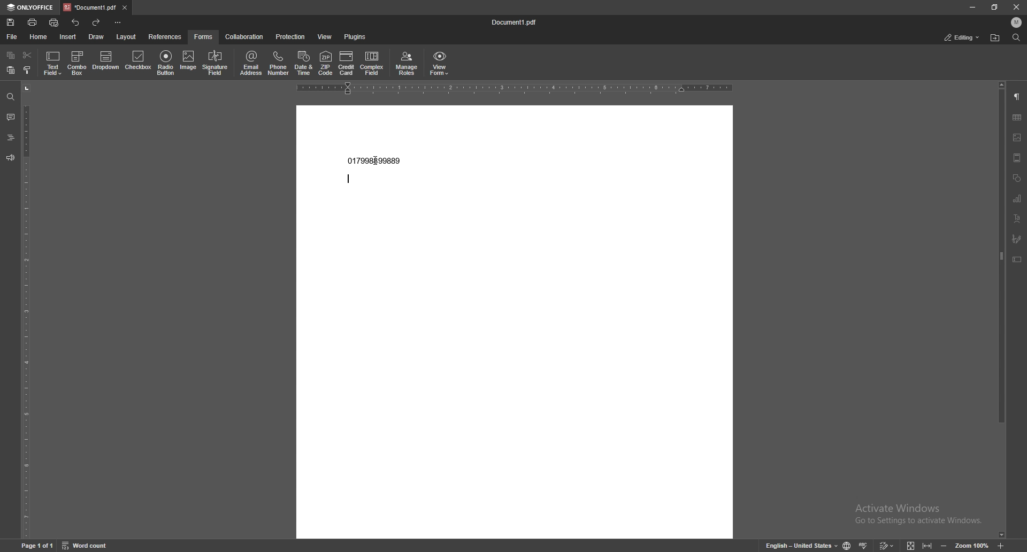 The height and width of the screenshot is (552, 1027). I want to click on layout, so click(127, 36).